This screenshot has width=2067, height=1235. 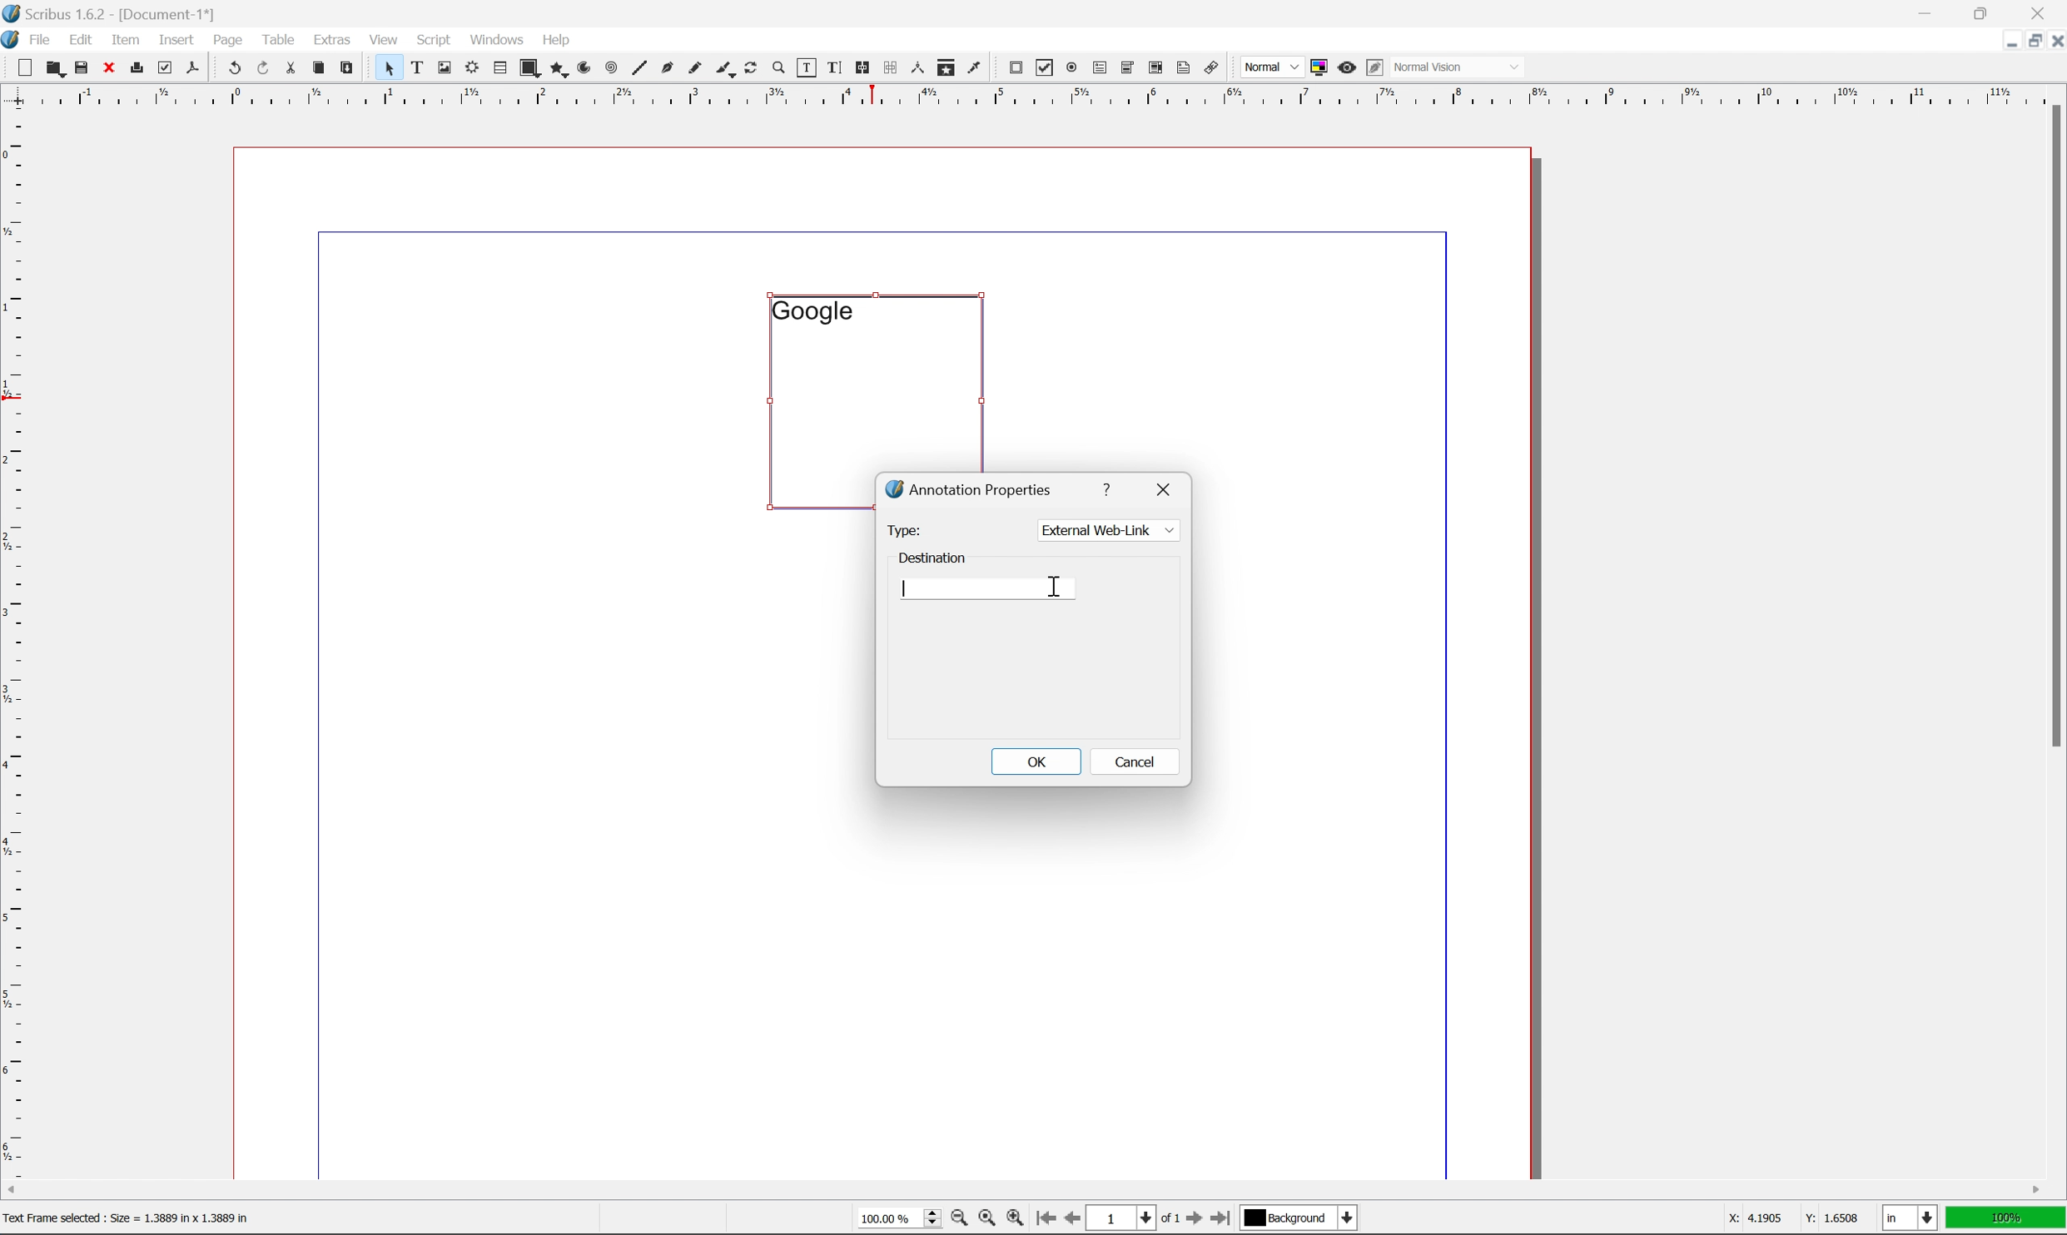 What do you see at coordinates (1125, 69) in the screenshot?
I see `pdf combo box` at bounding box center [1125, 69].